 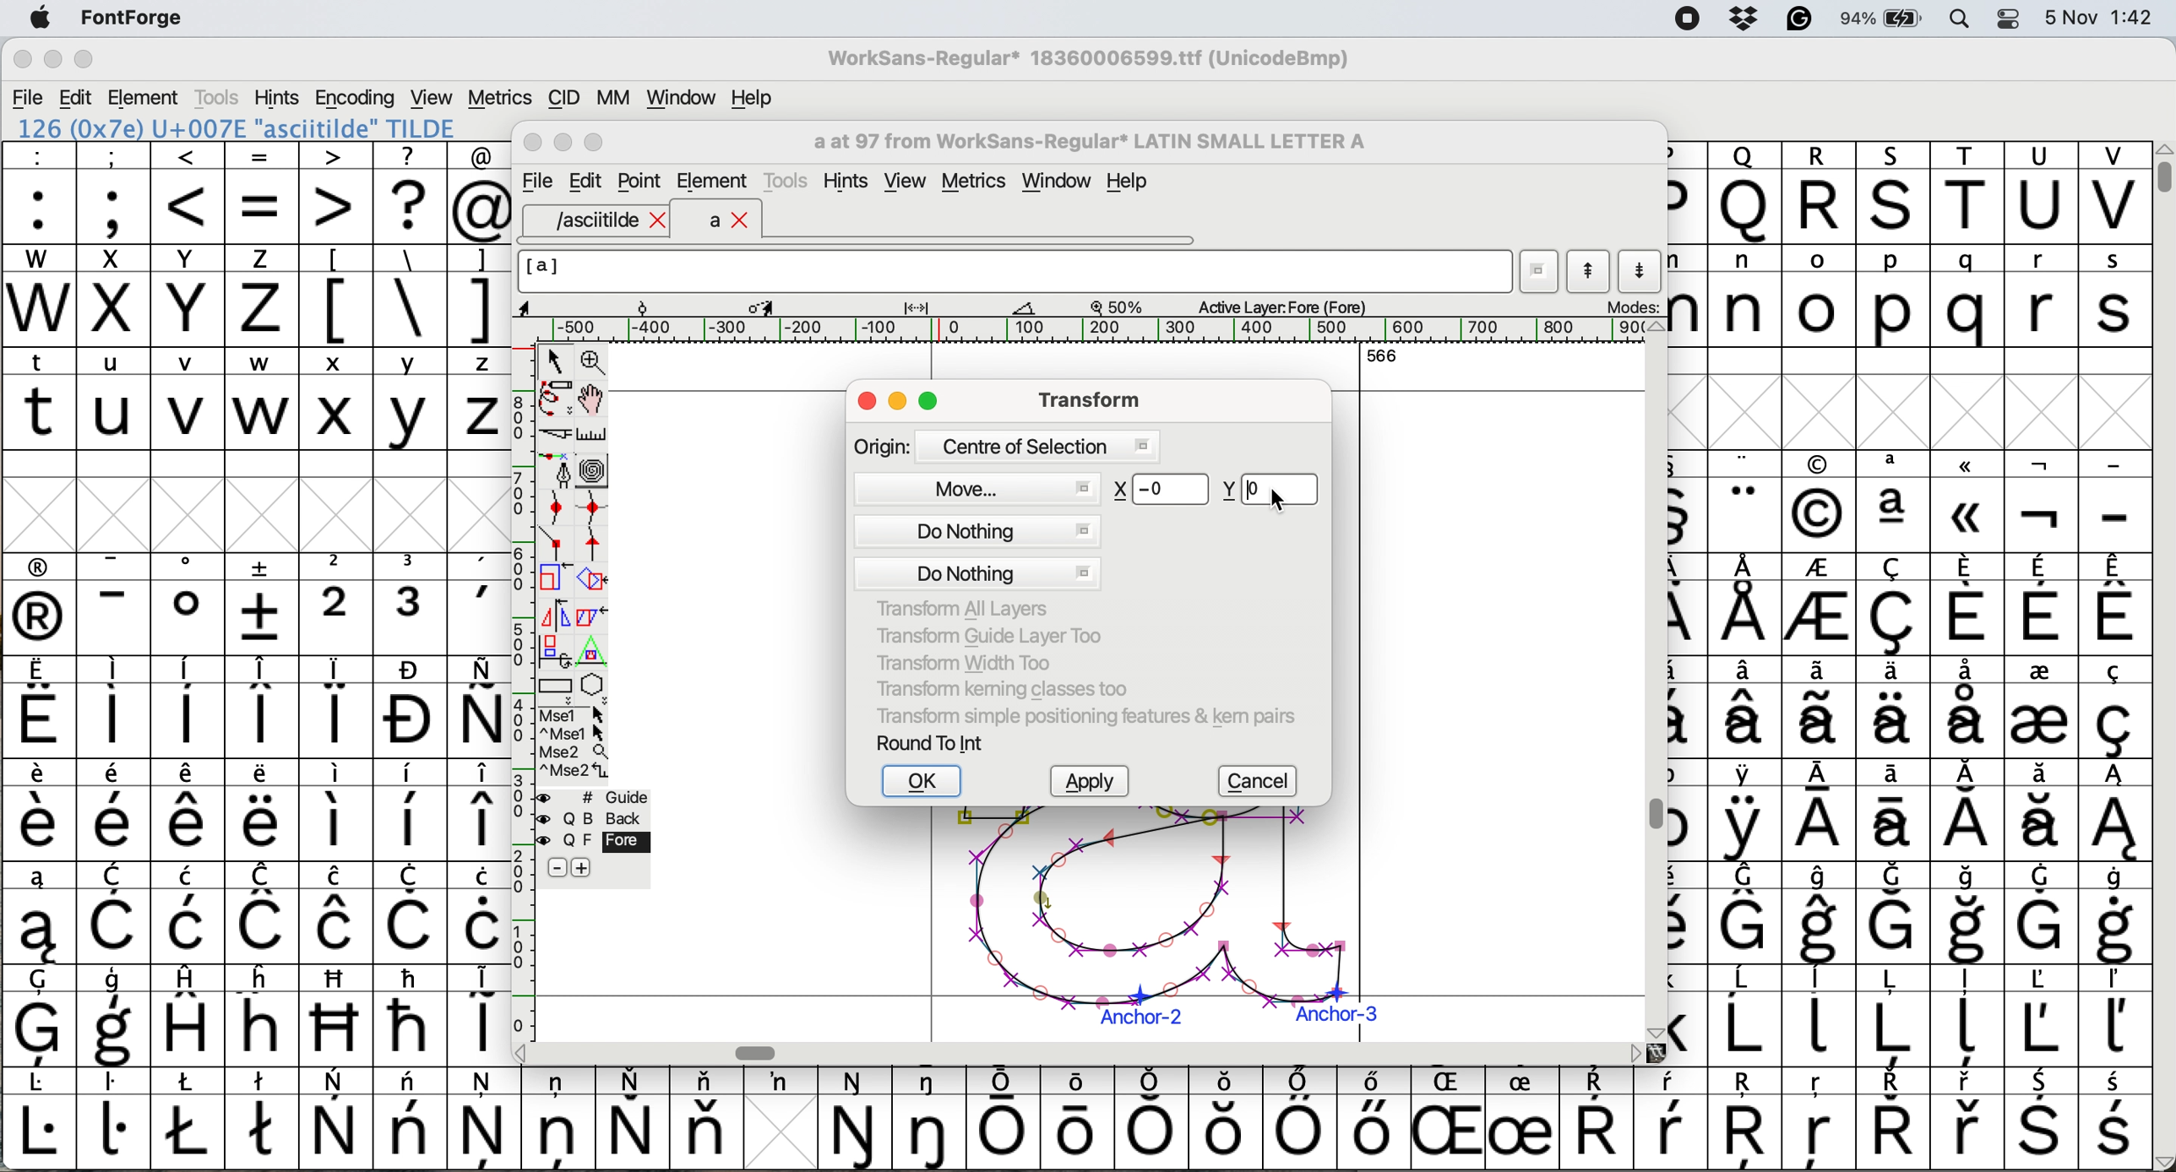 I want to click on symbol, so click(x=933, y=1118).